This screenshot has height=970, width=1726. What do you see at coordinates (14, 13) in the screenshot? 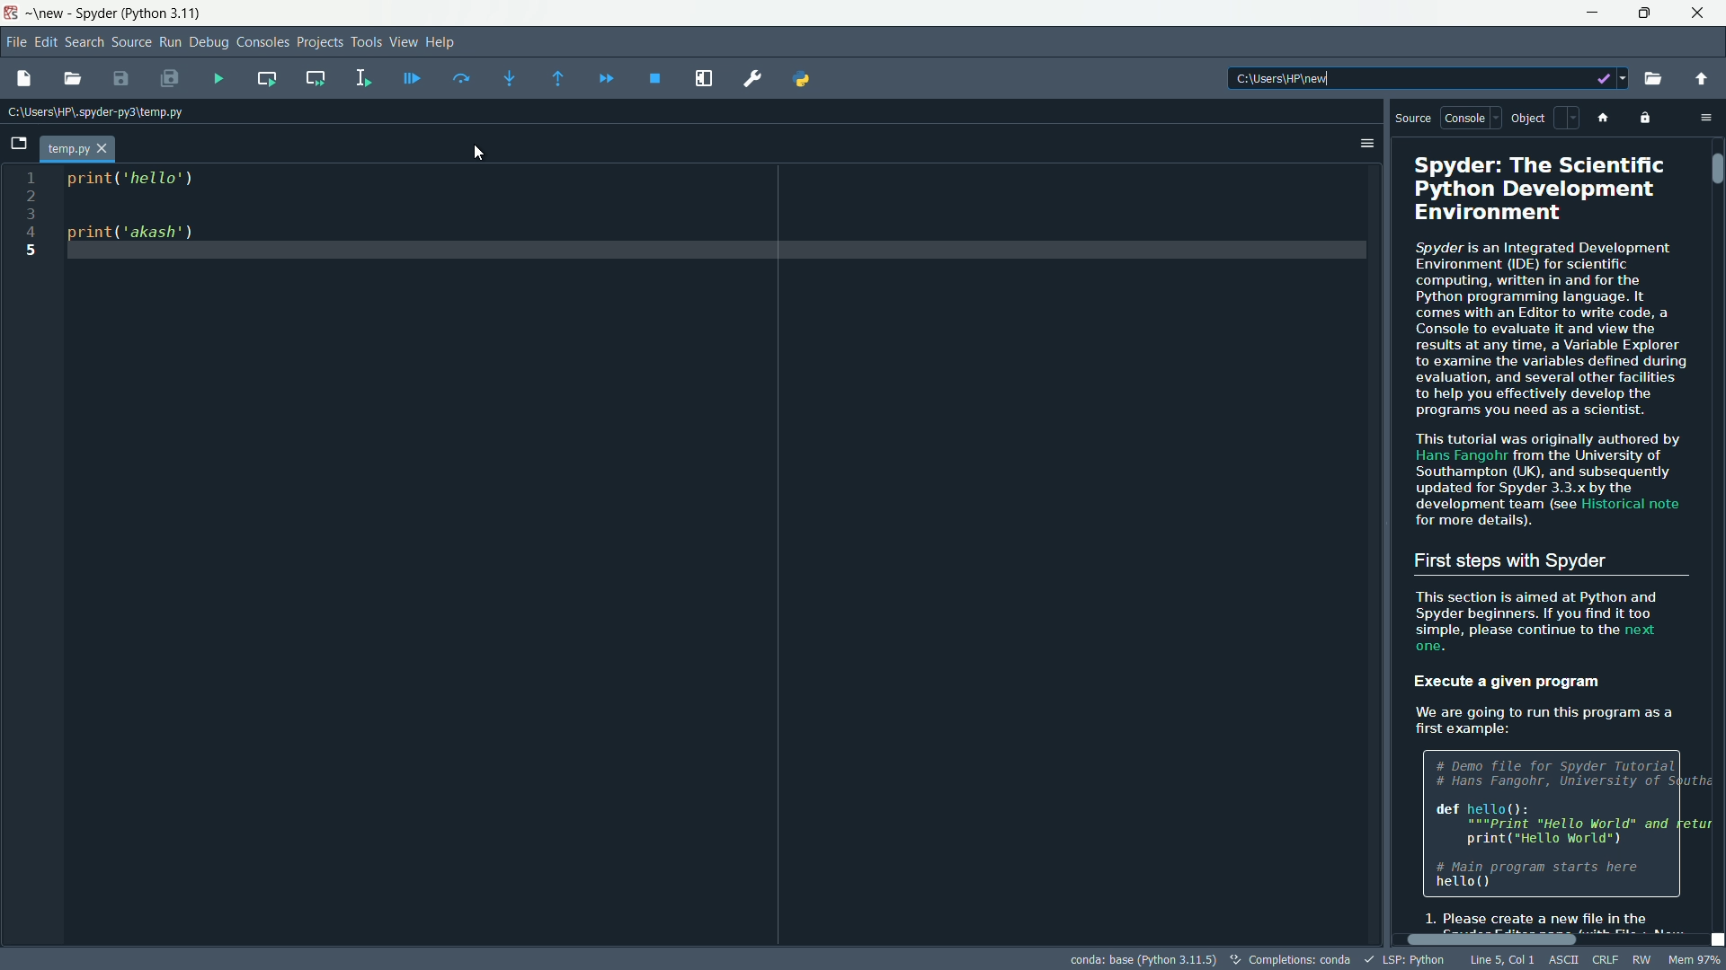
I see `app icon` at bounding box center [14, 13].